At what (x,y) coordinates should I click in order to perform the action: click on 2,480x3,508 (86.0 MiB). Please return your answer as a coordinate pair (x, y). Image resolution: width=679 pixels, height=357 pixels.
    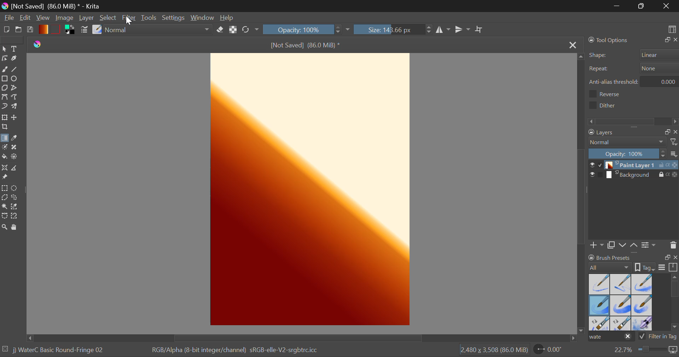
    Looking at the image, I should click on (493, 350).